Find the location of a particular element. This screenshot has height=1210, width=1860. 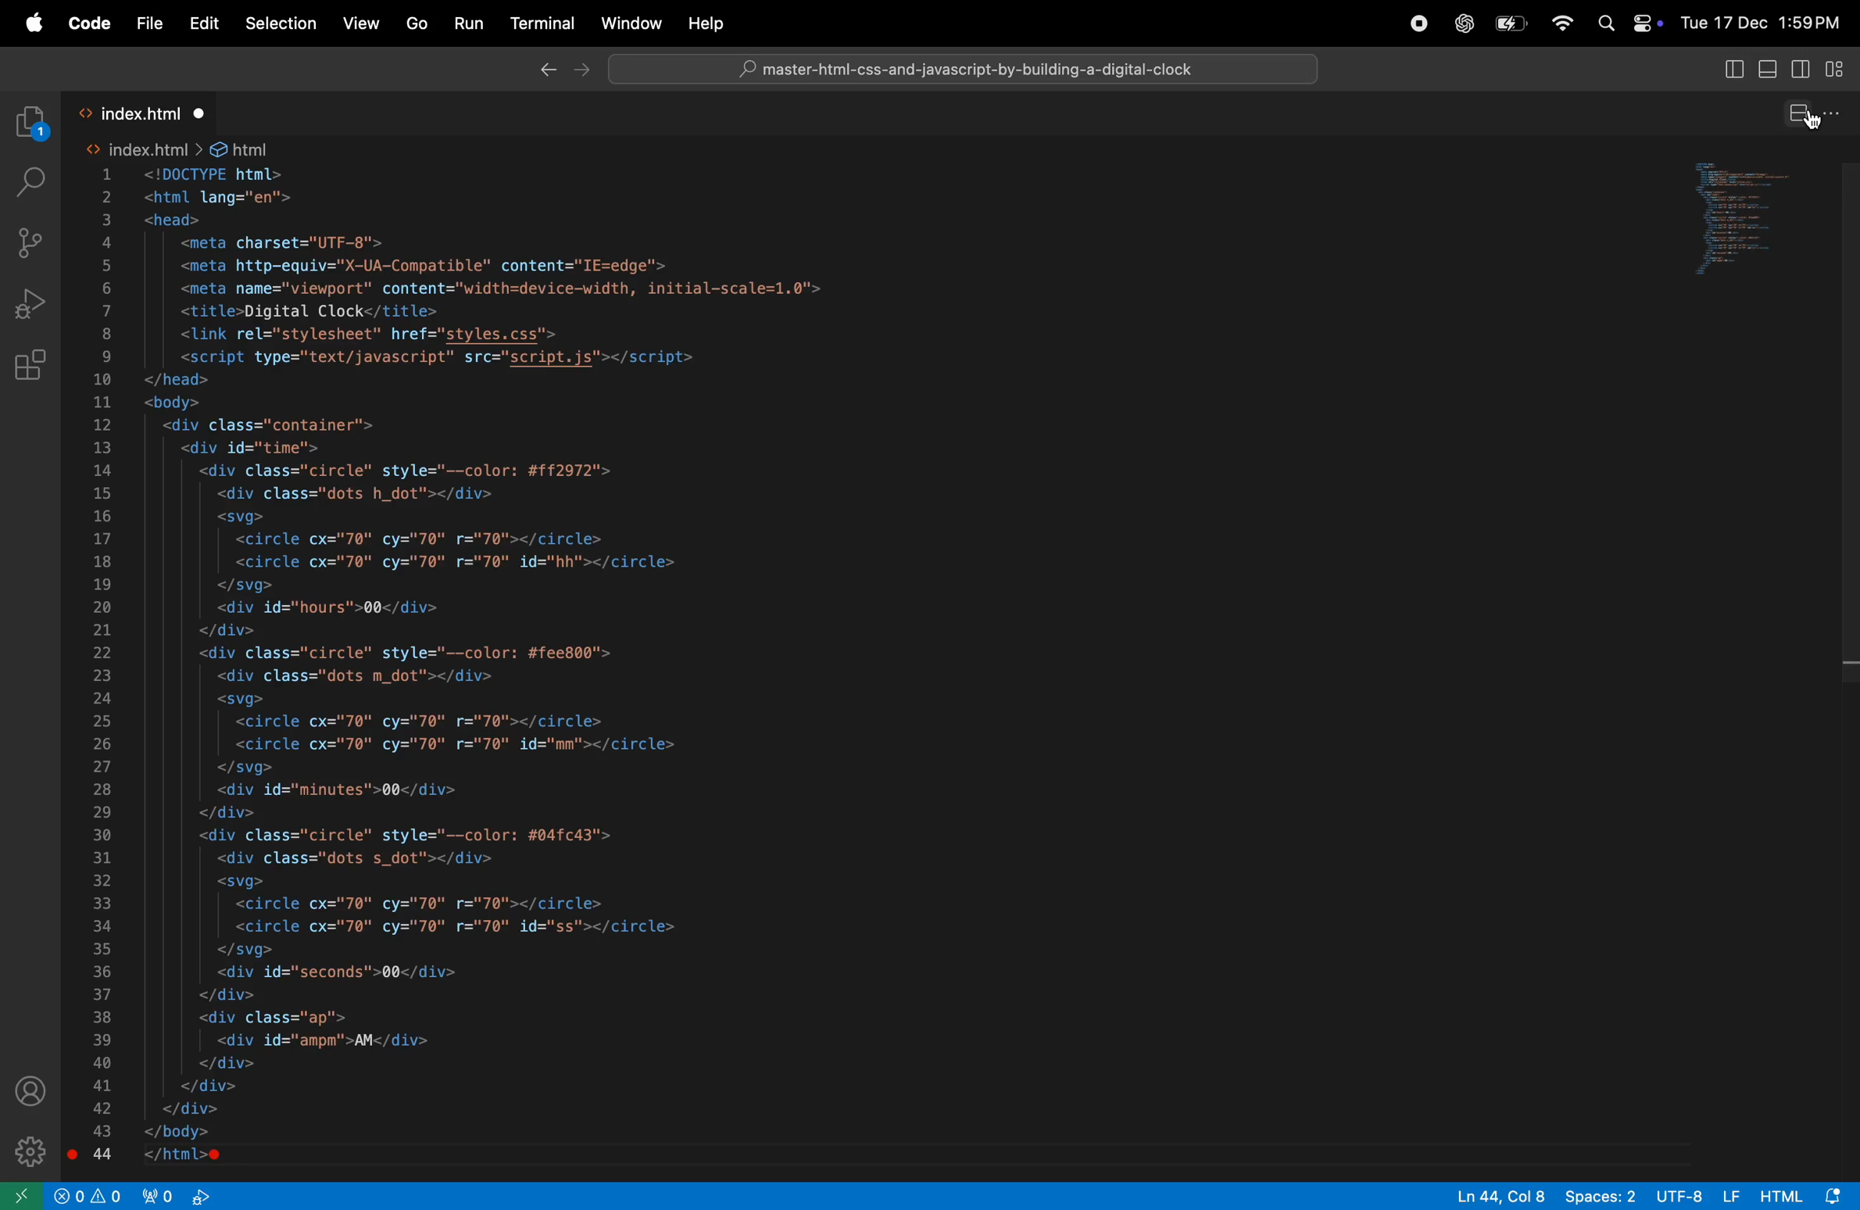

Tue 17 Dec 1:59PM is located at coordinates (1764, 22).